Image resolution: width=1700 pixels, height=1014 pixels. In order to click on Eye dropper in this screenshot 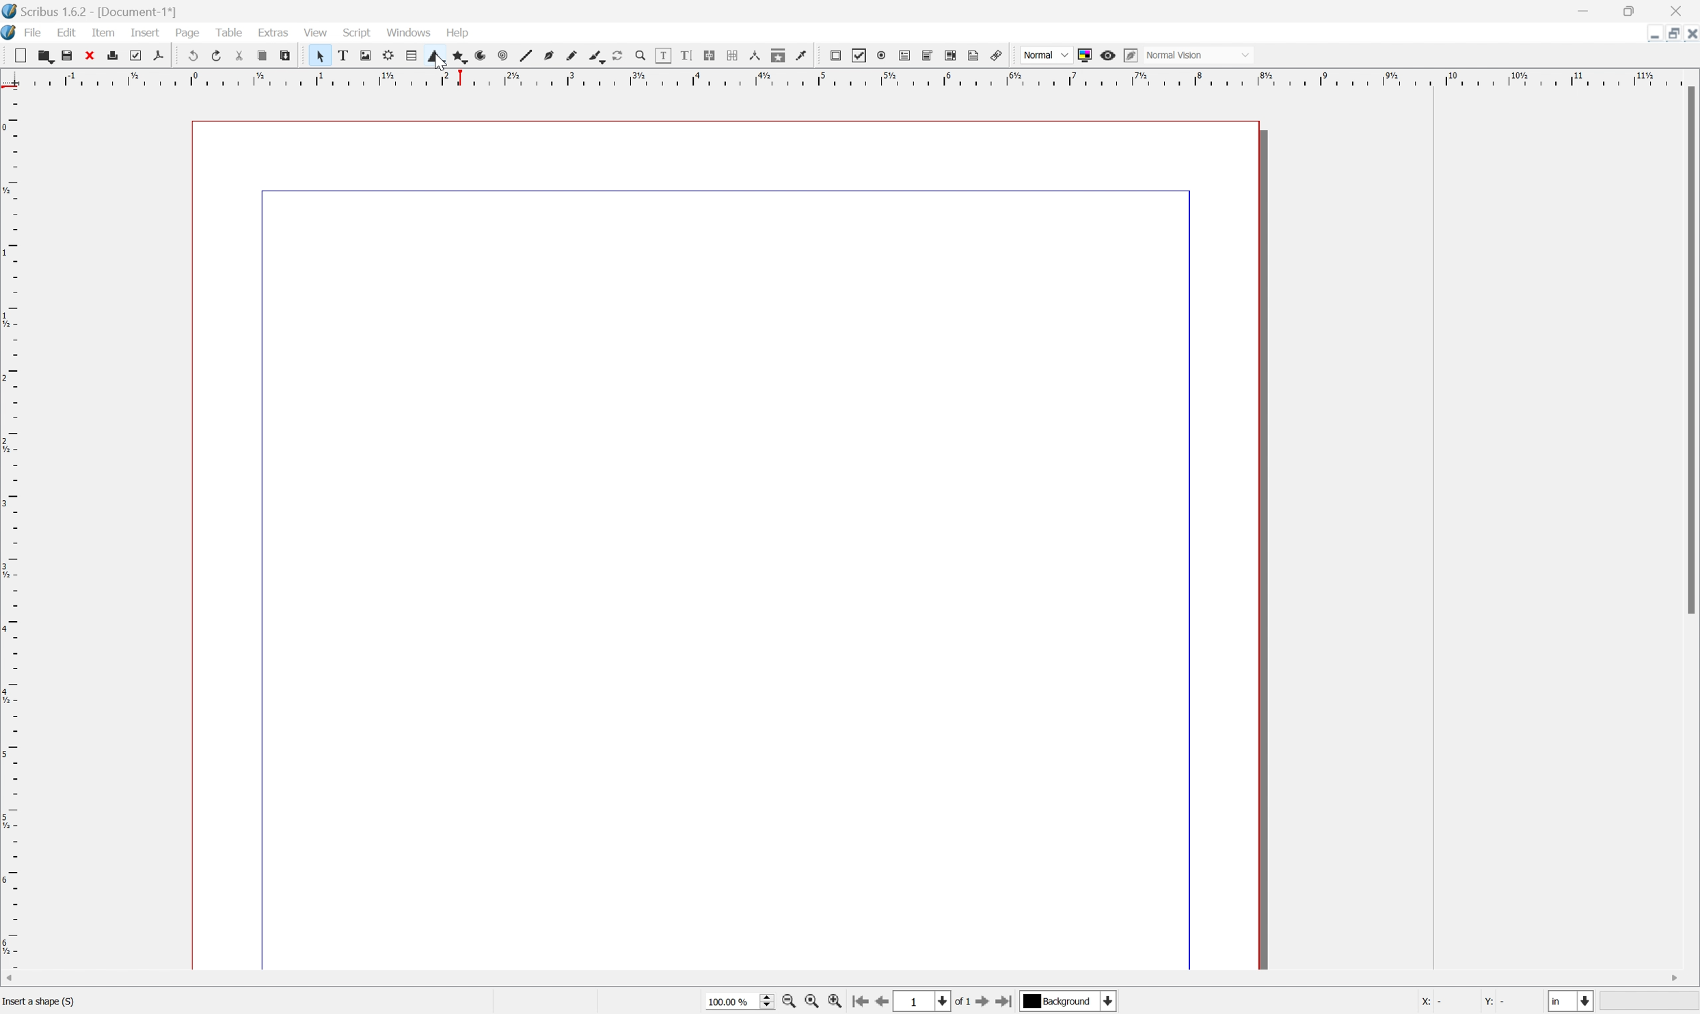, I will do `click(805, 56)`.